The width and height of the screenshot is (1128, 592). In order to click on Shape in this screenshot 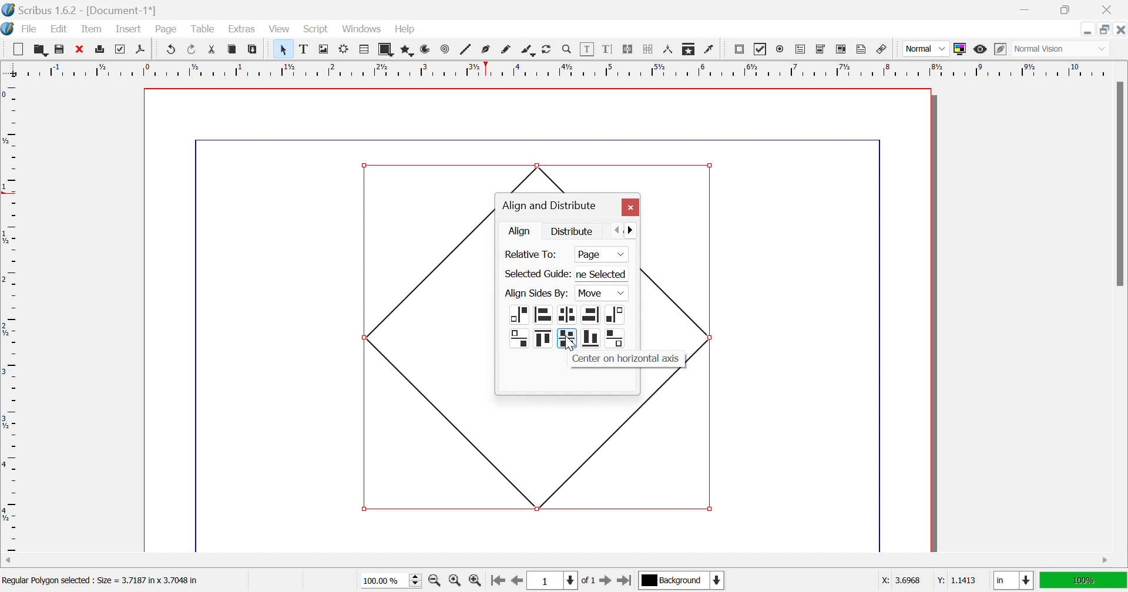, I will do `click(427, 334)`.